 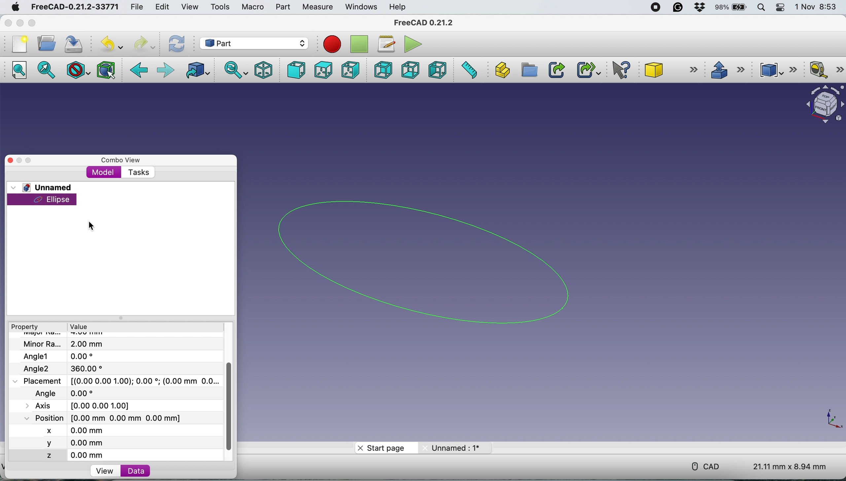 What do you see at coordinates (729, 71) in the screenshot?
I see `extrude` at bounding box center [729, 71].